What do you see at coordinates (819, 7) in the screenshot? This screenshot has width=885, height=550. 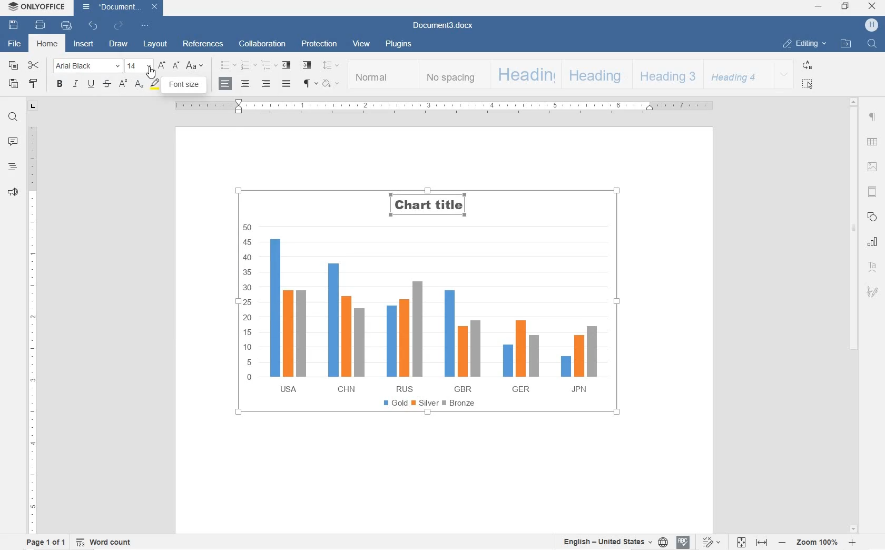 I see `MINIMIZE` at bounding box center [819, 7].